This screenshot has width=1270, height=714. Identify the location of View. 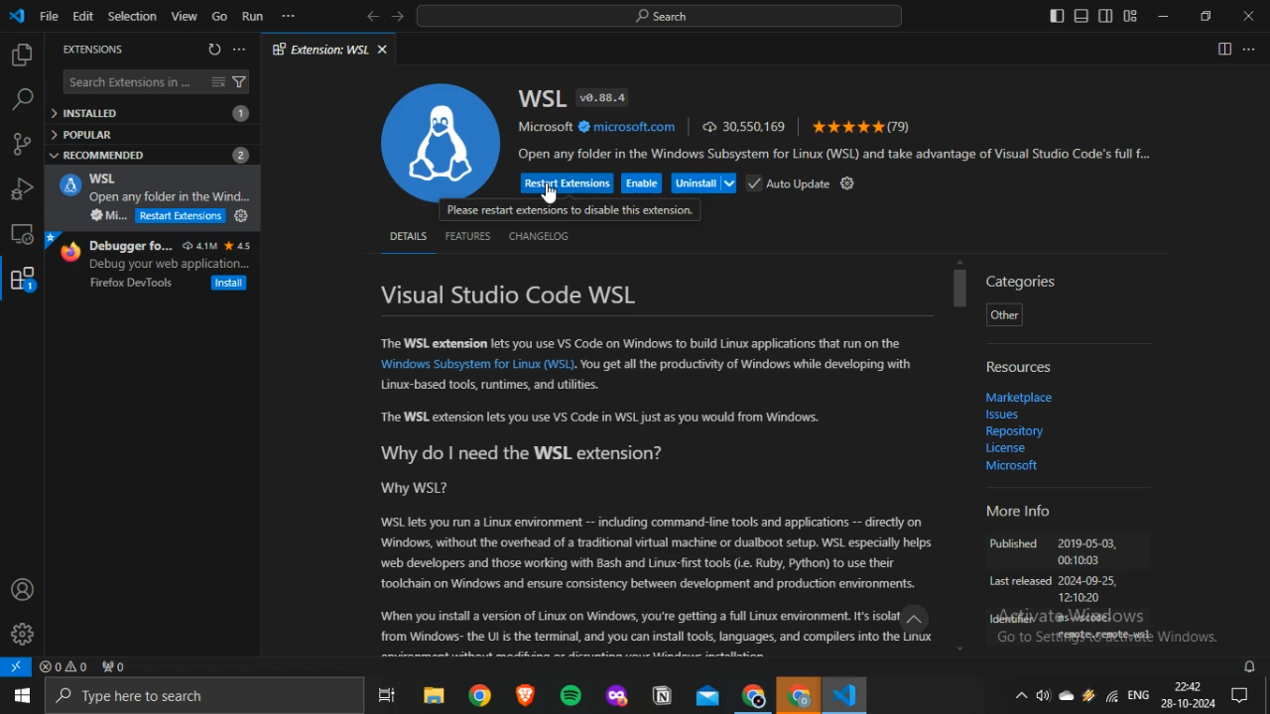
(184, 16).